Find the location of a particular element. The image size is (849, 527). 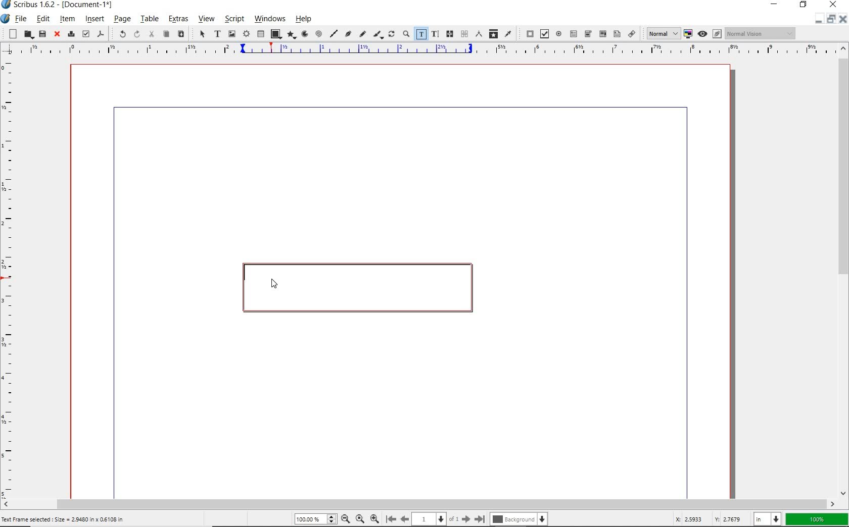

X: 2.5933 is located at coordinates (691, 519).